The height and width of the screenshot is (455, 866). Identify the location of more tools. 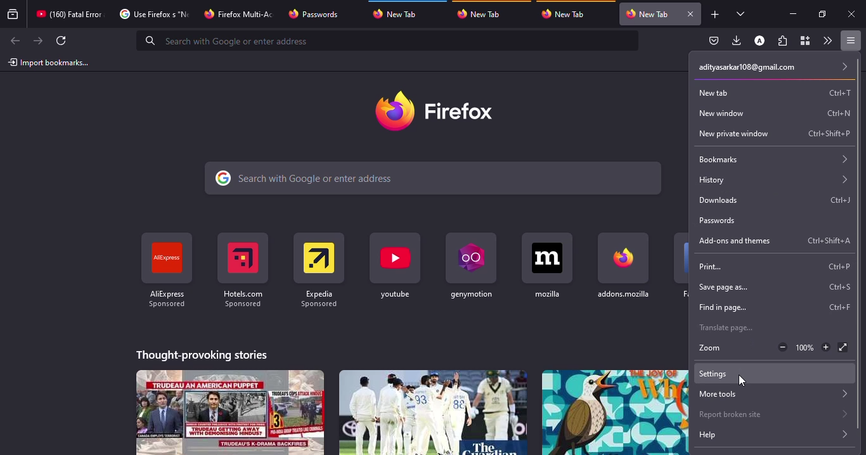
(772, 394).